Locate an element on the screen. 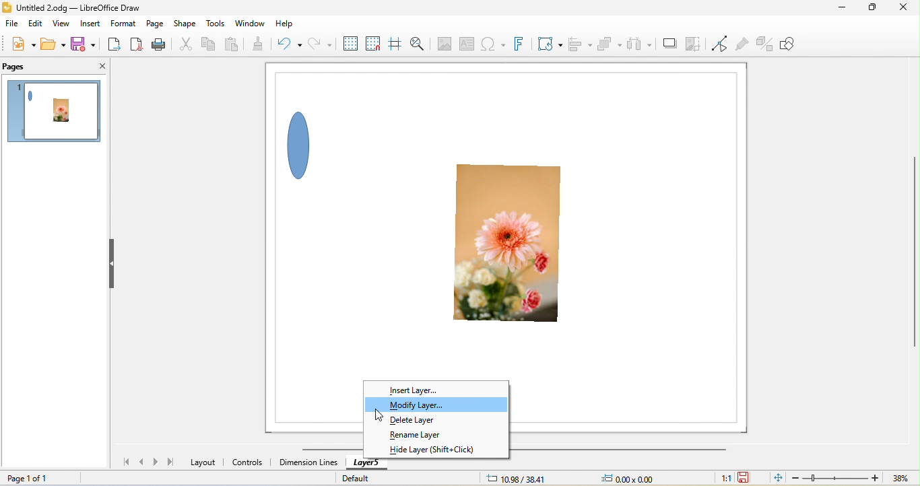 The height and width of the screenshot is (486, 920). dimension lines is located at coordinates (308, 462).